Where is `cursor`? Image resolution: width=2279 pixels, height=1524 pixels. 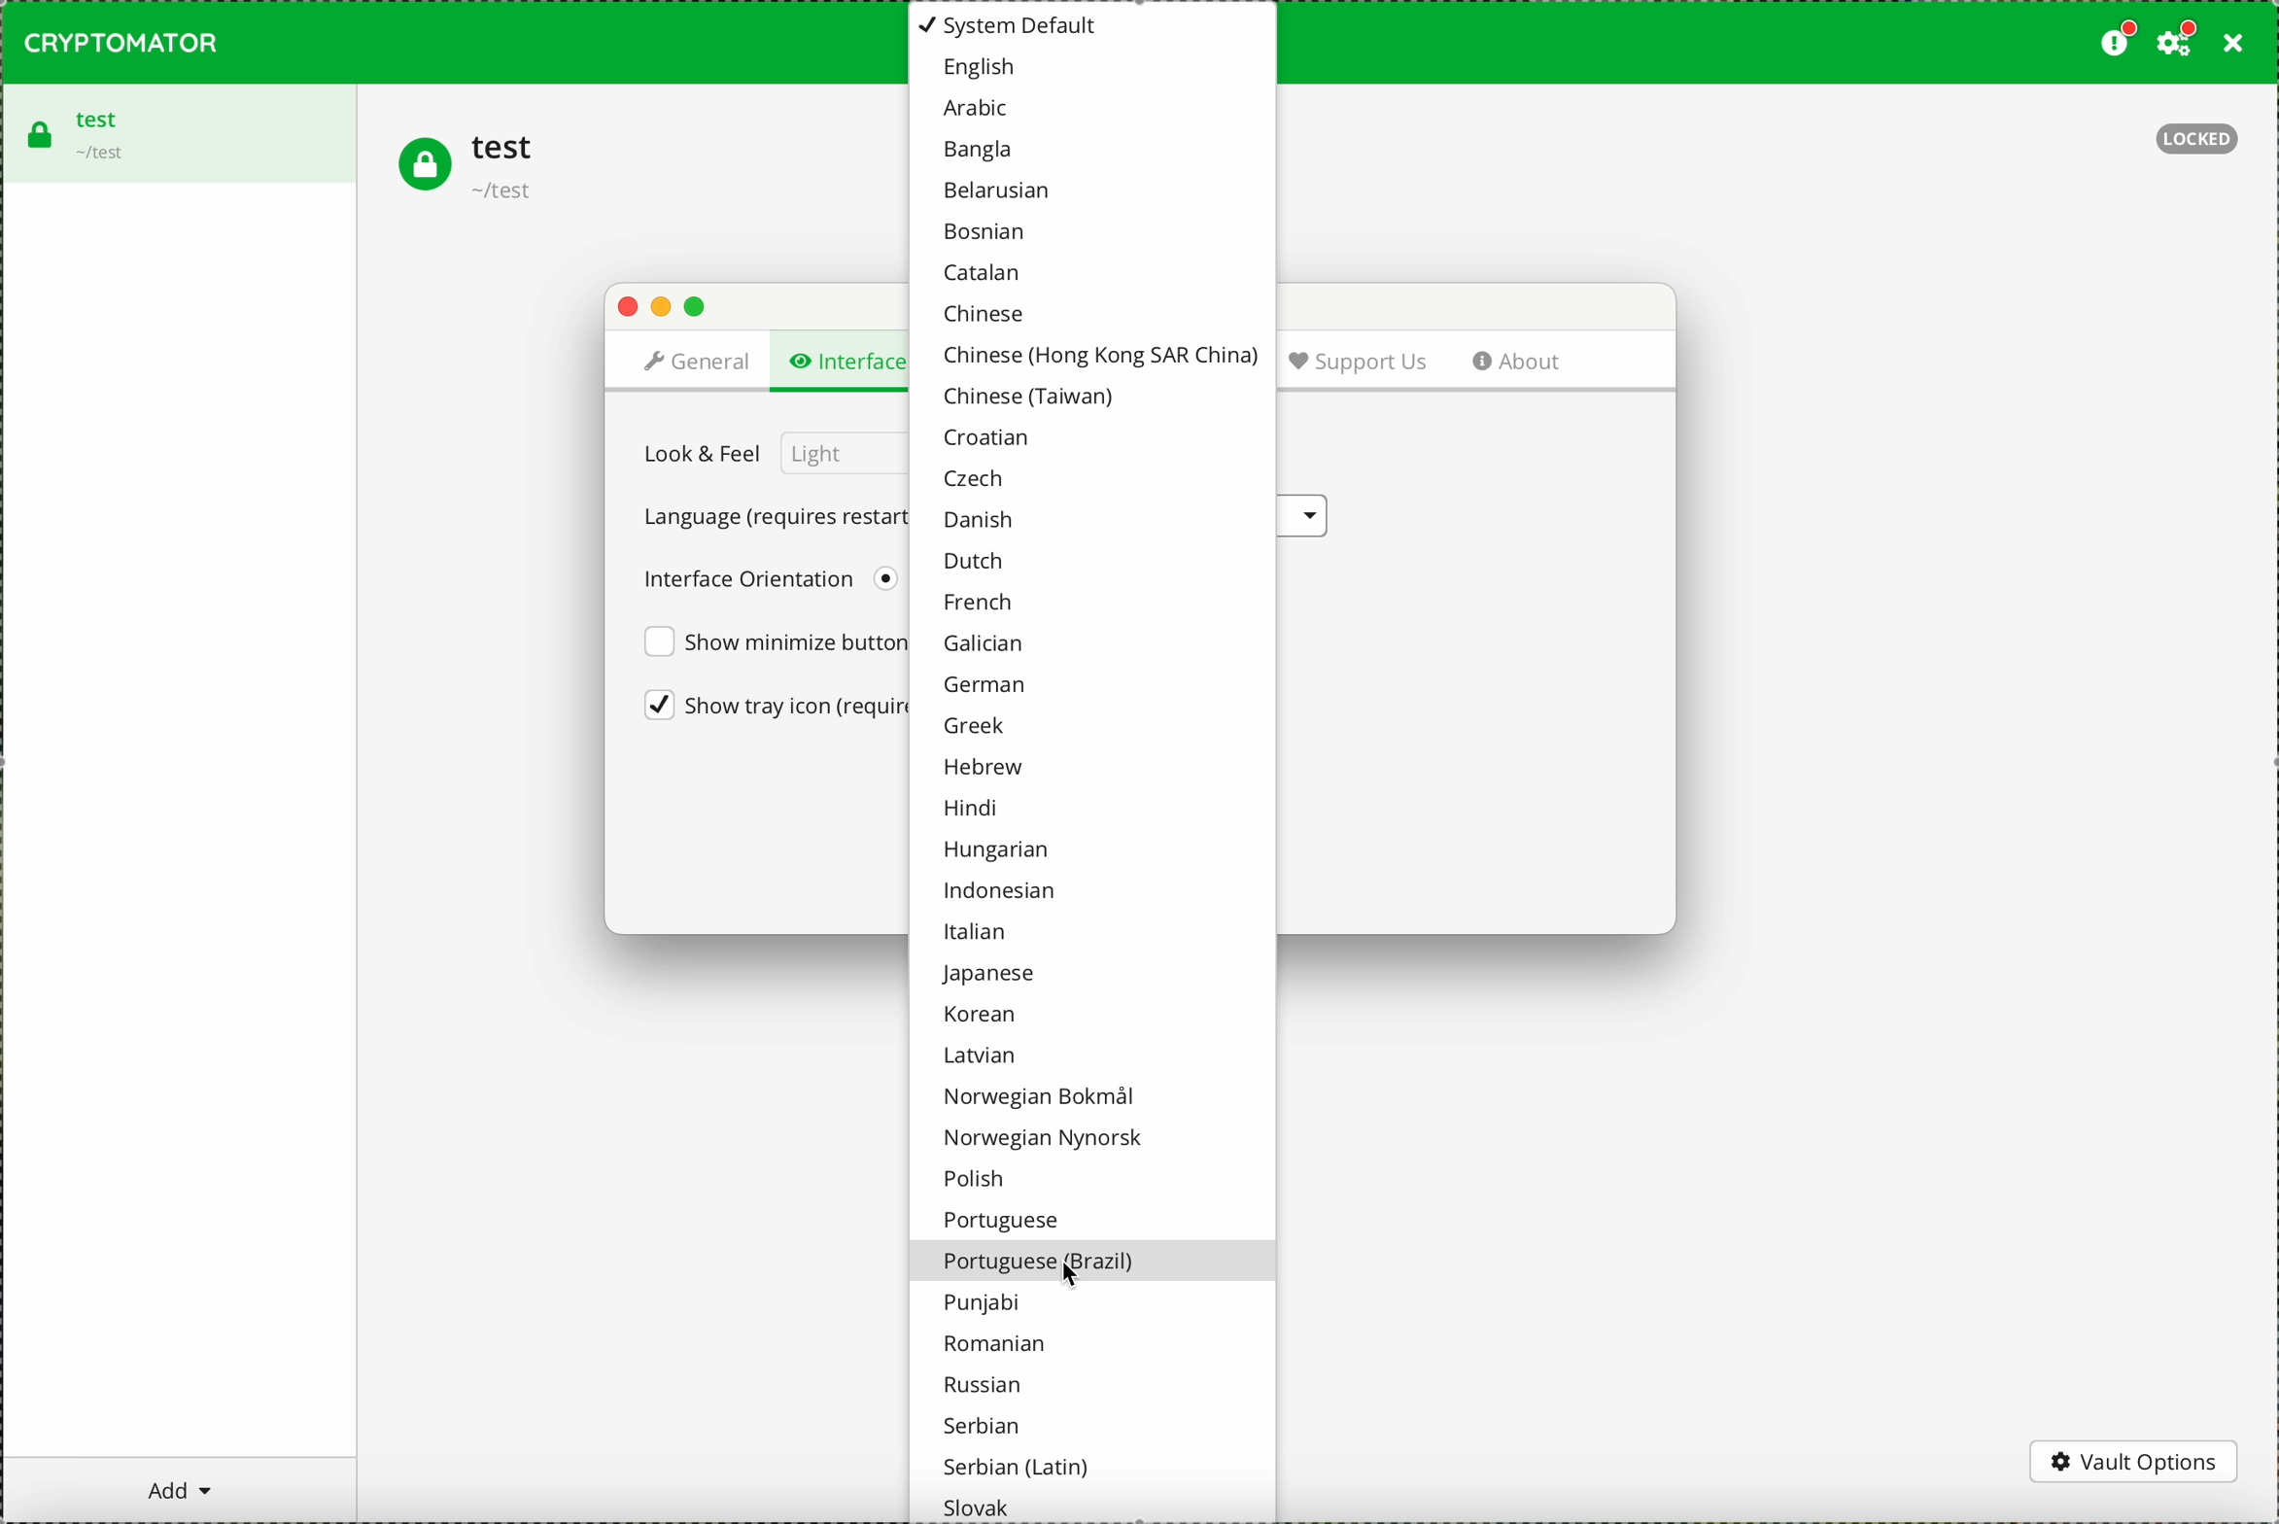 cursor is located at coordinates (1075, 1284).